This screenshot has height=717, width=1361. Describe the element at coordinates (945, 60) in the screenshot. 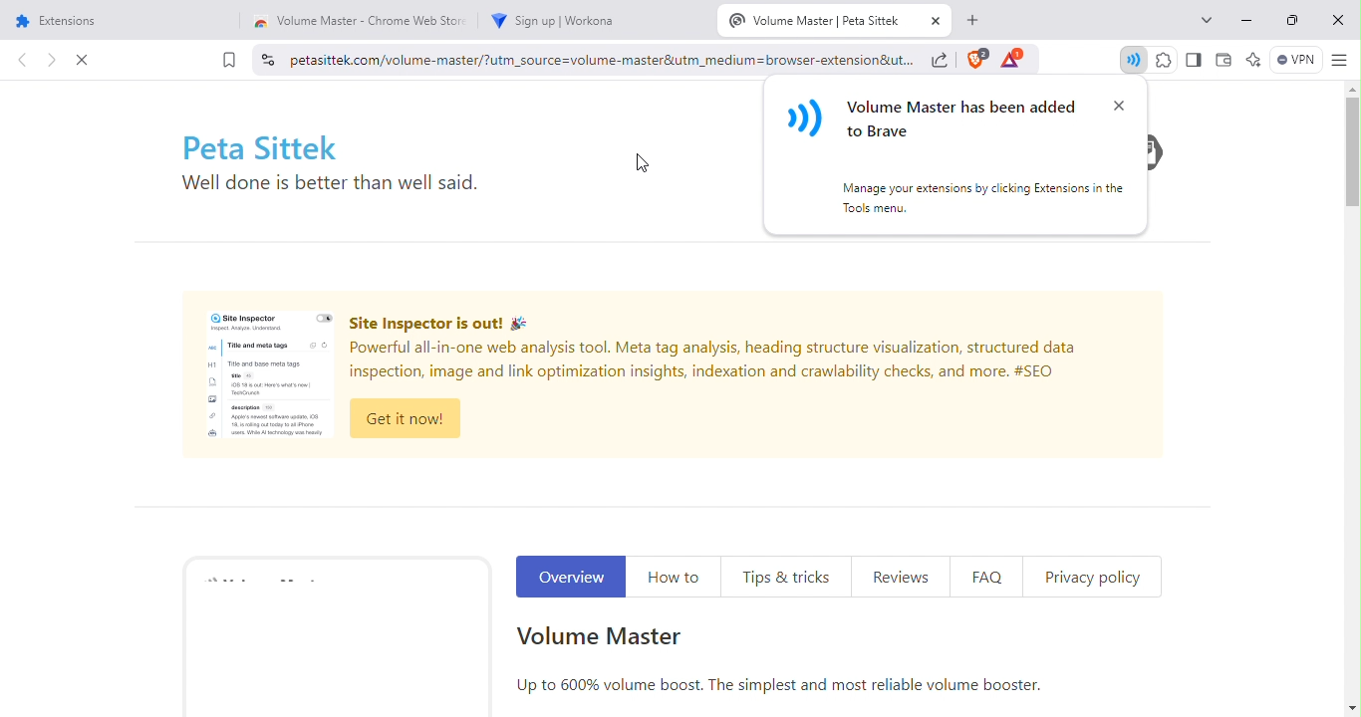

I see `share this page` at that location.